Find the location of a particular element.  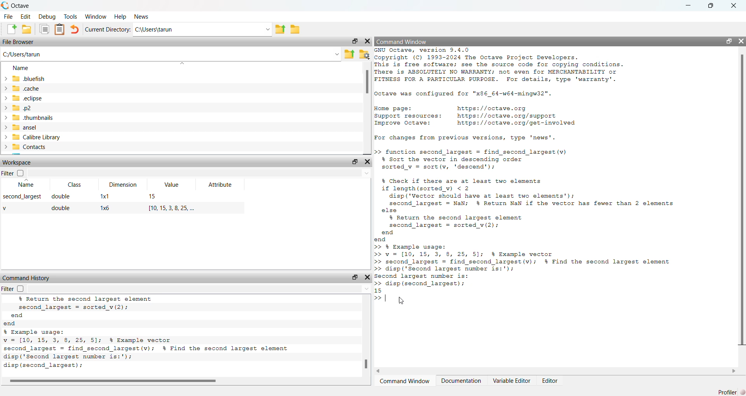

editor is located at coordinates (551, 381).